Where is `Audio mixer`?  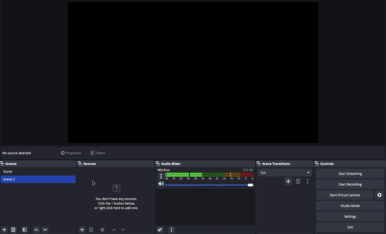 Audio mixer is located at coordinates (169, 164).